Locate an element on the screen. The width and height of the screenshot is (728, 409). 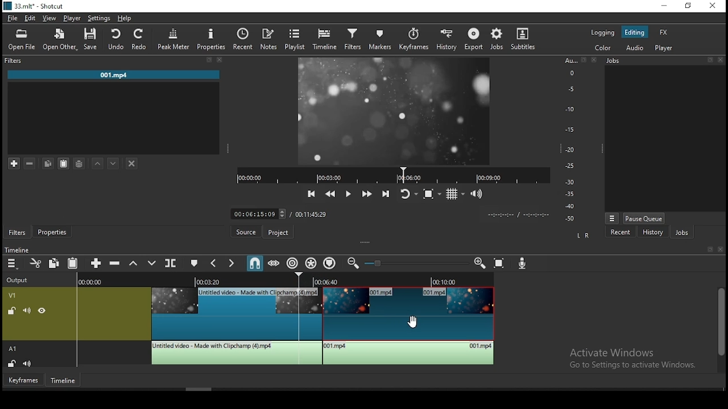
editing is located at coordinates (638, 32).